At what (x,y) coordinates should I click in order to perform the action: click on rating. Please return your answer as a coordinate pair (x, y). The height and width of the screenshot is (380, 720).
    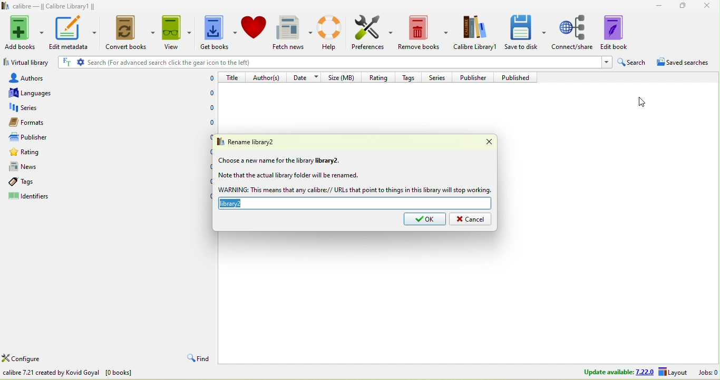
    Looking at the image, I should click on (377, 76).